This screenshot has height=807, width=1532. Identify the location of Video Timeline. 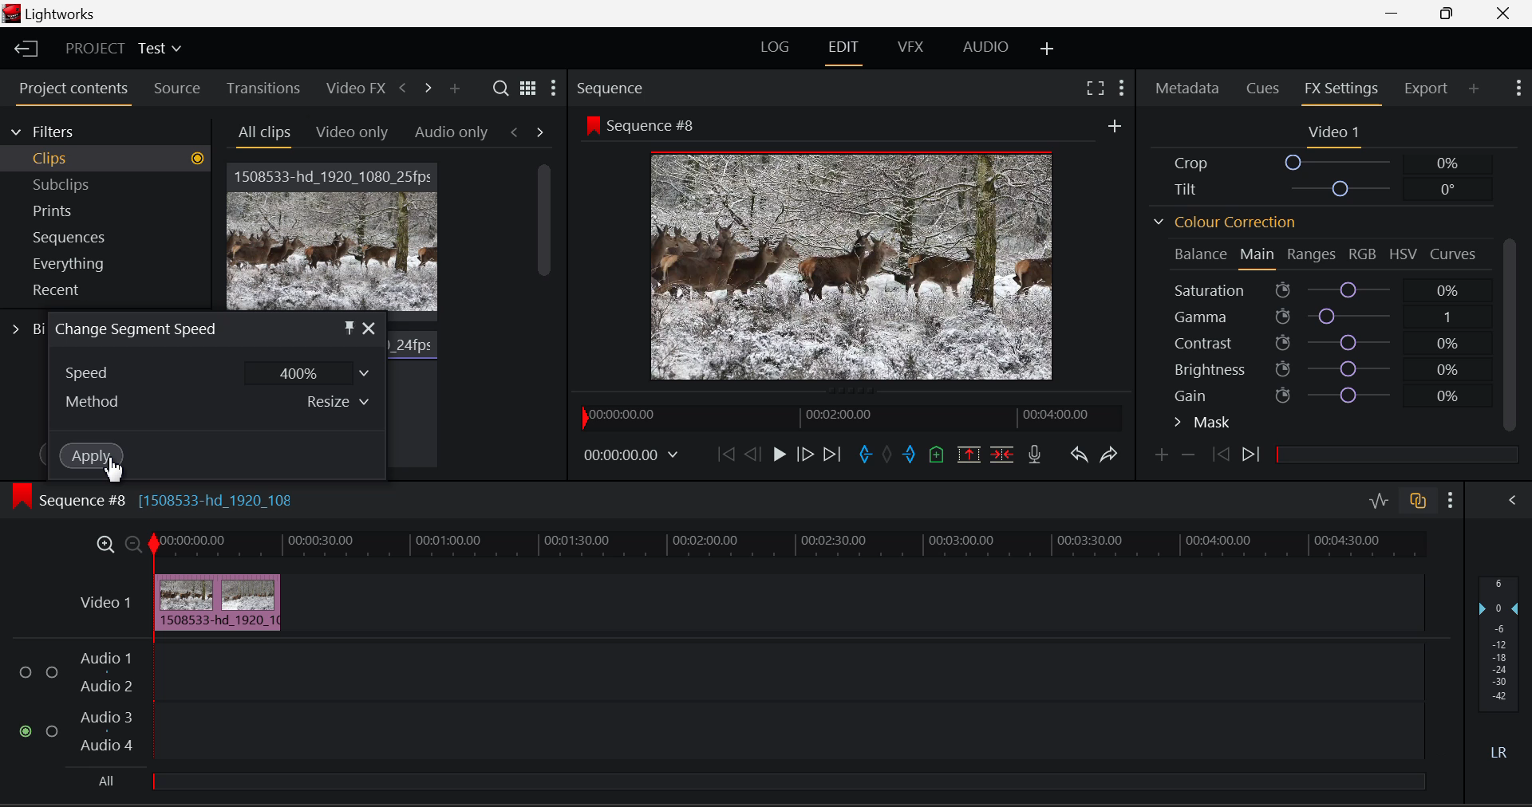
(100, 604).